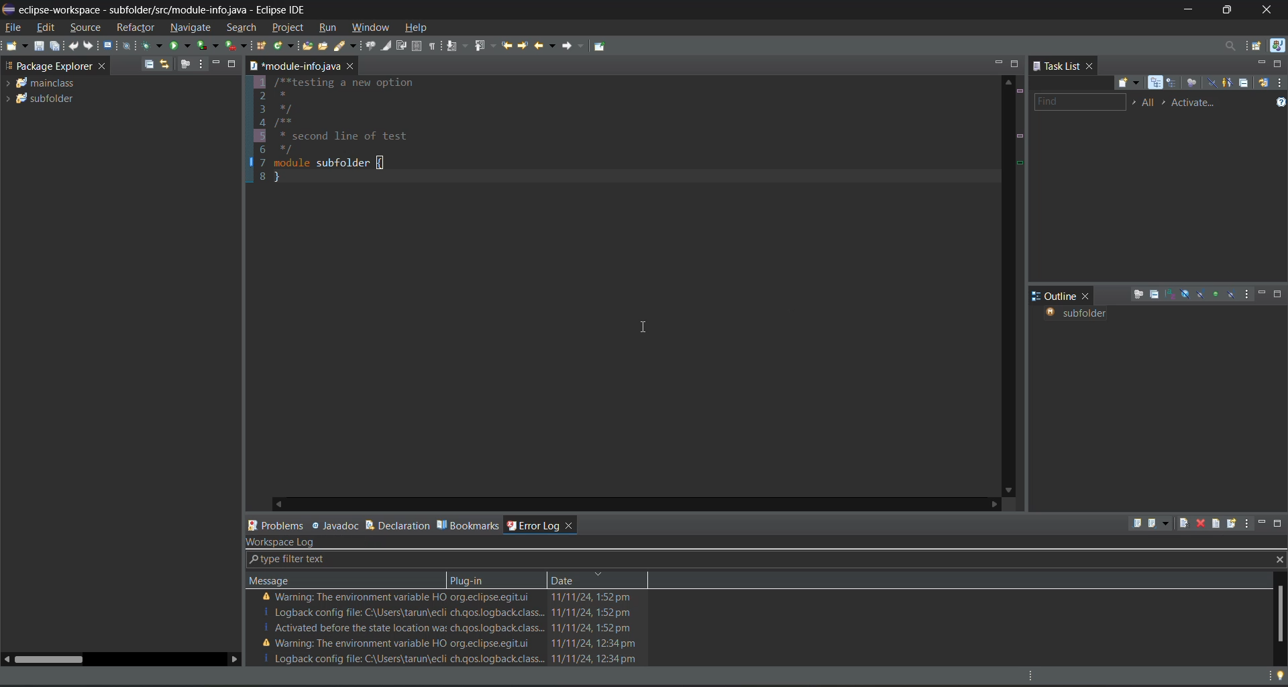 This screenshot has height=687, width=1288. Describe the element at coordinates (307, 46) in the screenshot. I see `open type` at that location.